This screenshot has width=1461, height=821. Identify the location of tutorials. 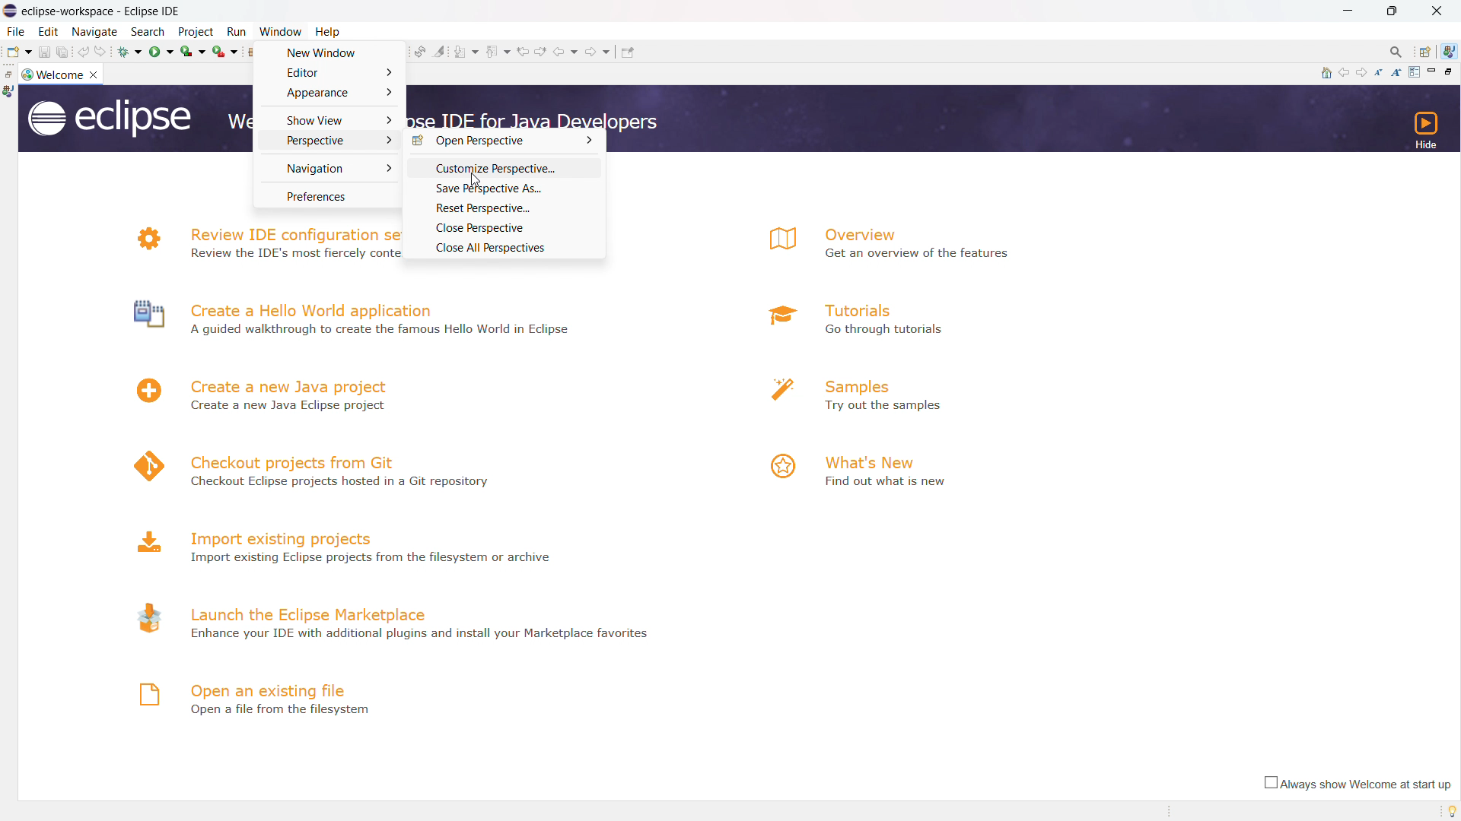
(857, 309).